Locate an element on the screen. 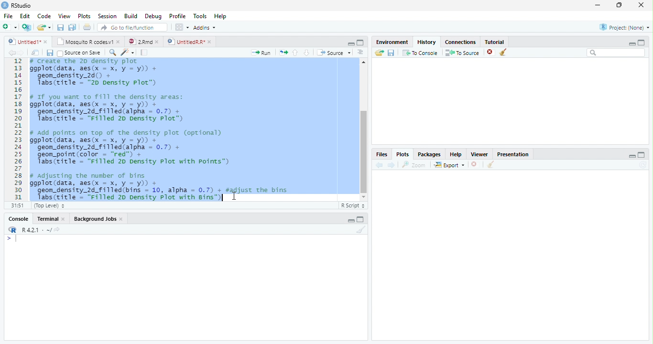 The width and height of the screenshot is (653, 344). Console is located at coordinates (18, 219).